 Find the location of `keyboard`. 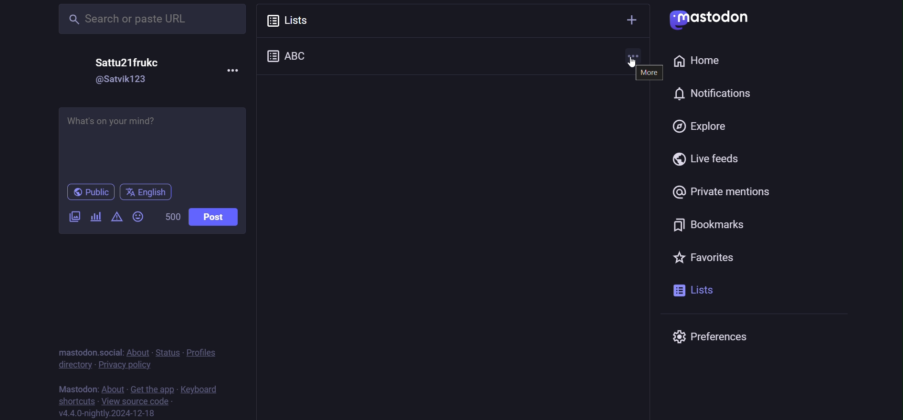

keyboard is located at coordinates (205, 388).